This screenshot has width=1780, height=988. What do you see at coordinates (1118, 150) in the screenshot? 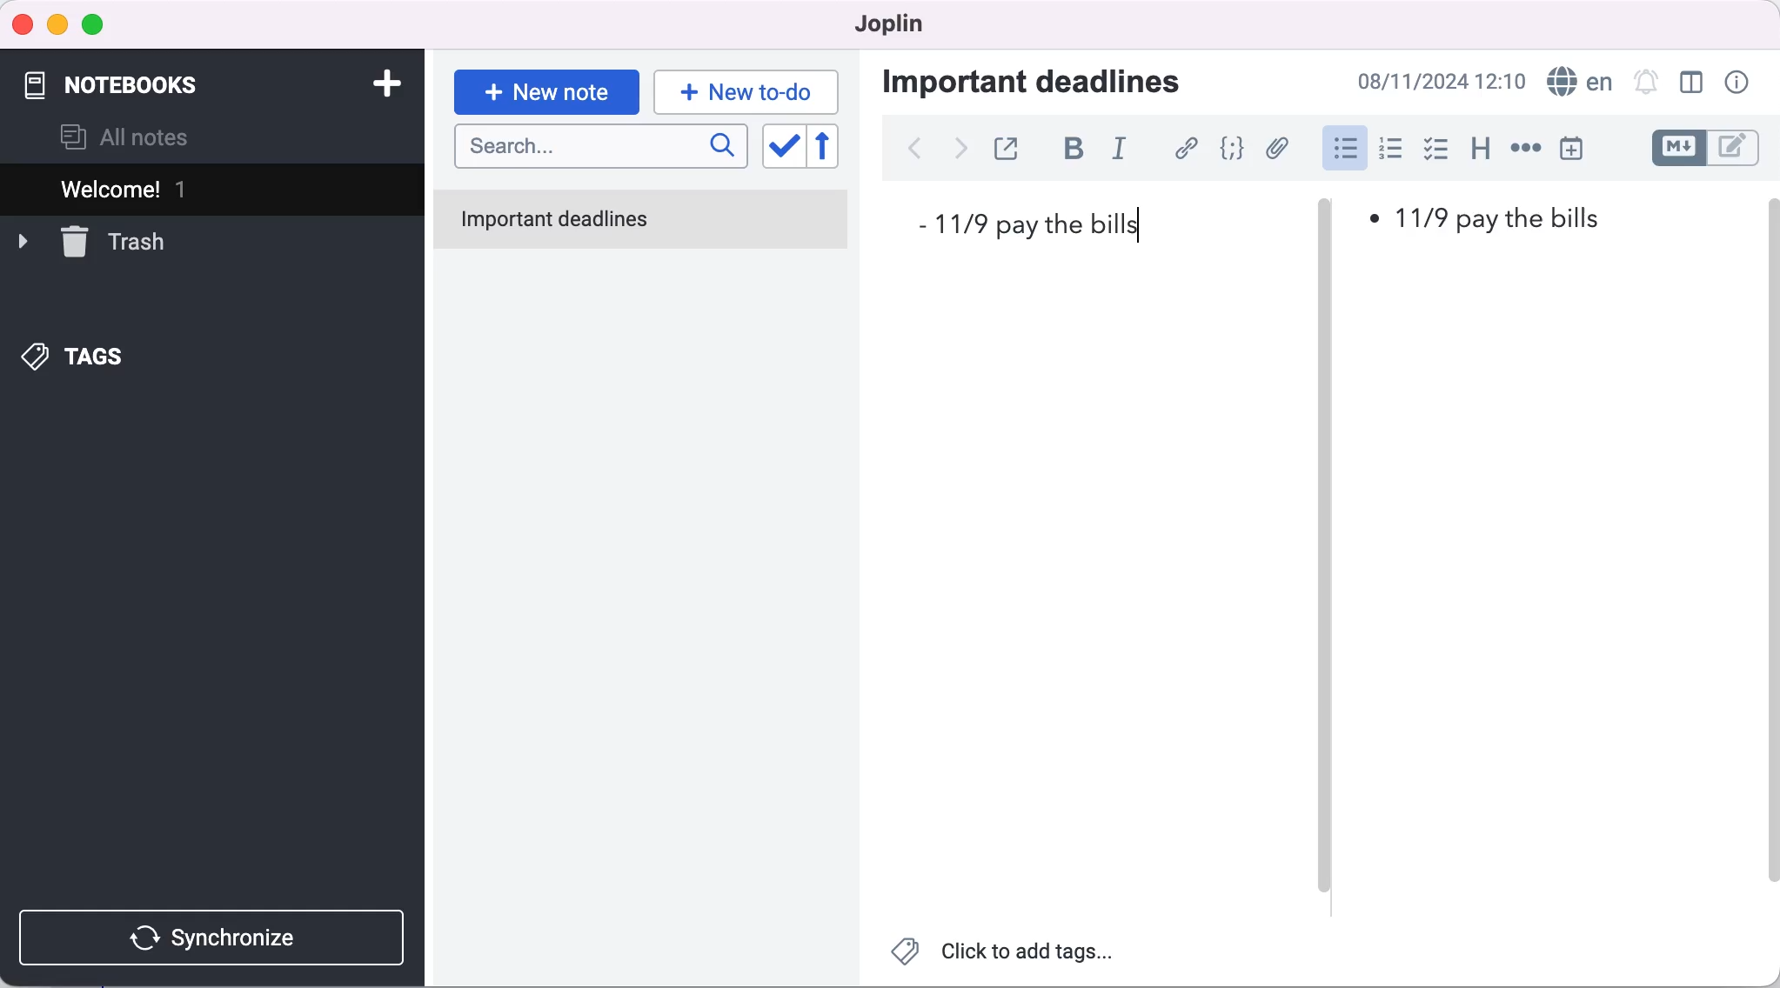
I see `italic` at bounding box center [1118, 150].